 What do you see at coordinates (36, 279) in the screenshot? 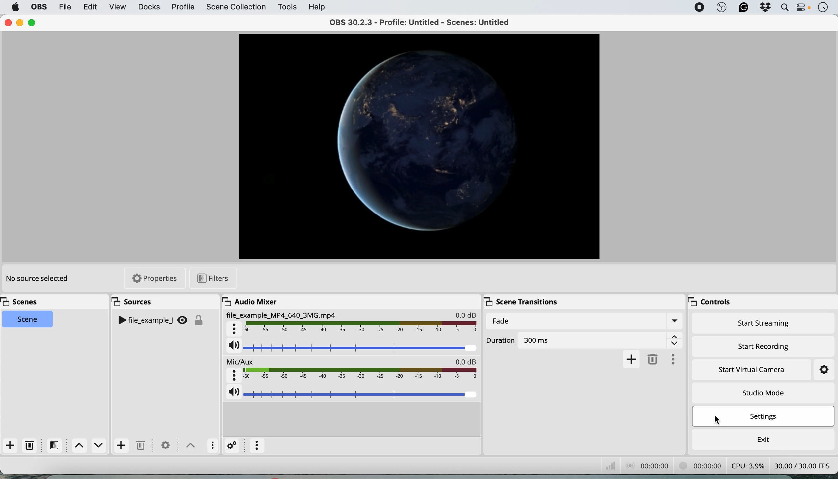
I see `no source selected` at bounding box center [36, 279].